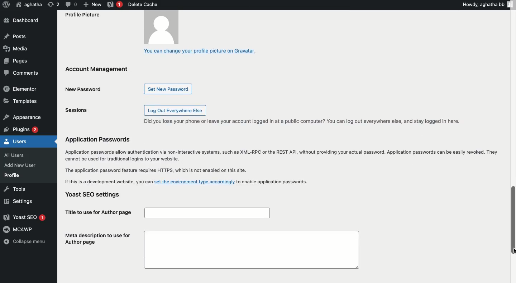 The width and height of the screenshot is (516, 283). Describe the element at coordinates (21, 88) in the screenshot. I see `Elementor` at that location.